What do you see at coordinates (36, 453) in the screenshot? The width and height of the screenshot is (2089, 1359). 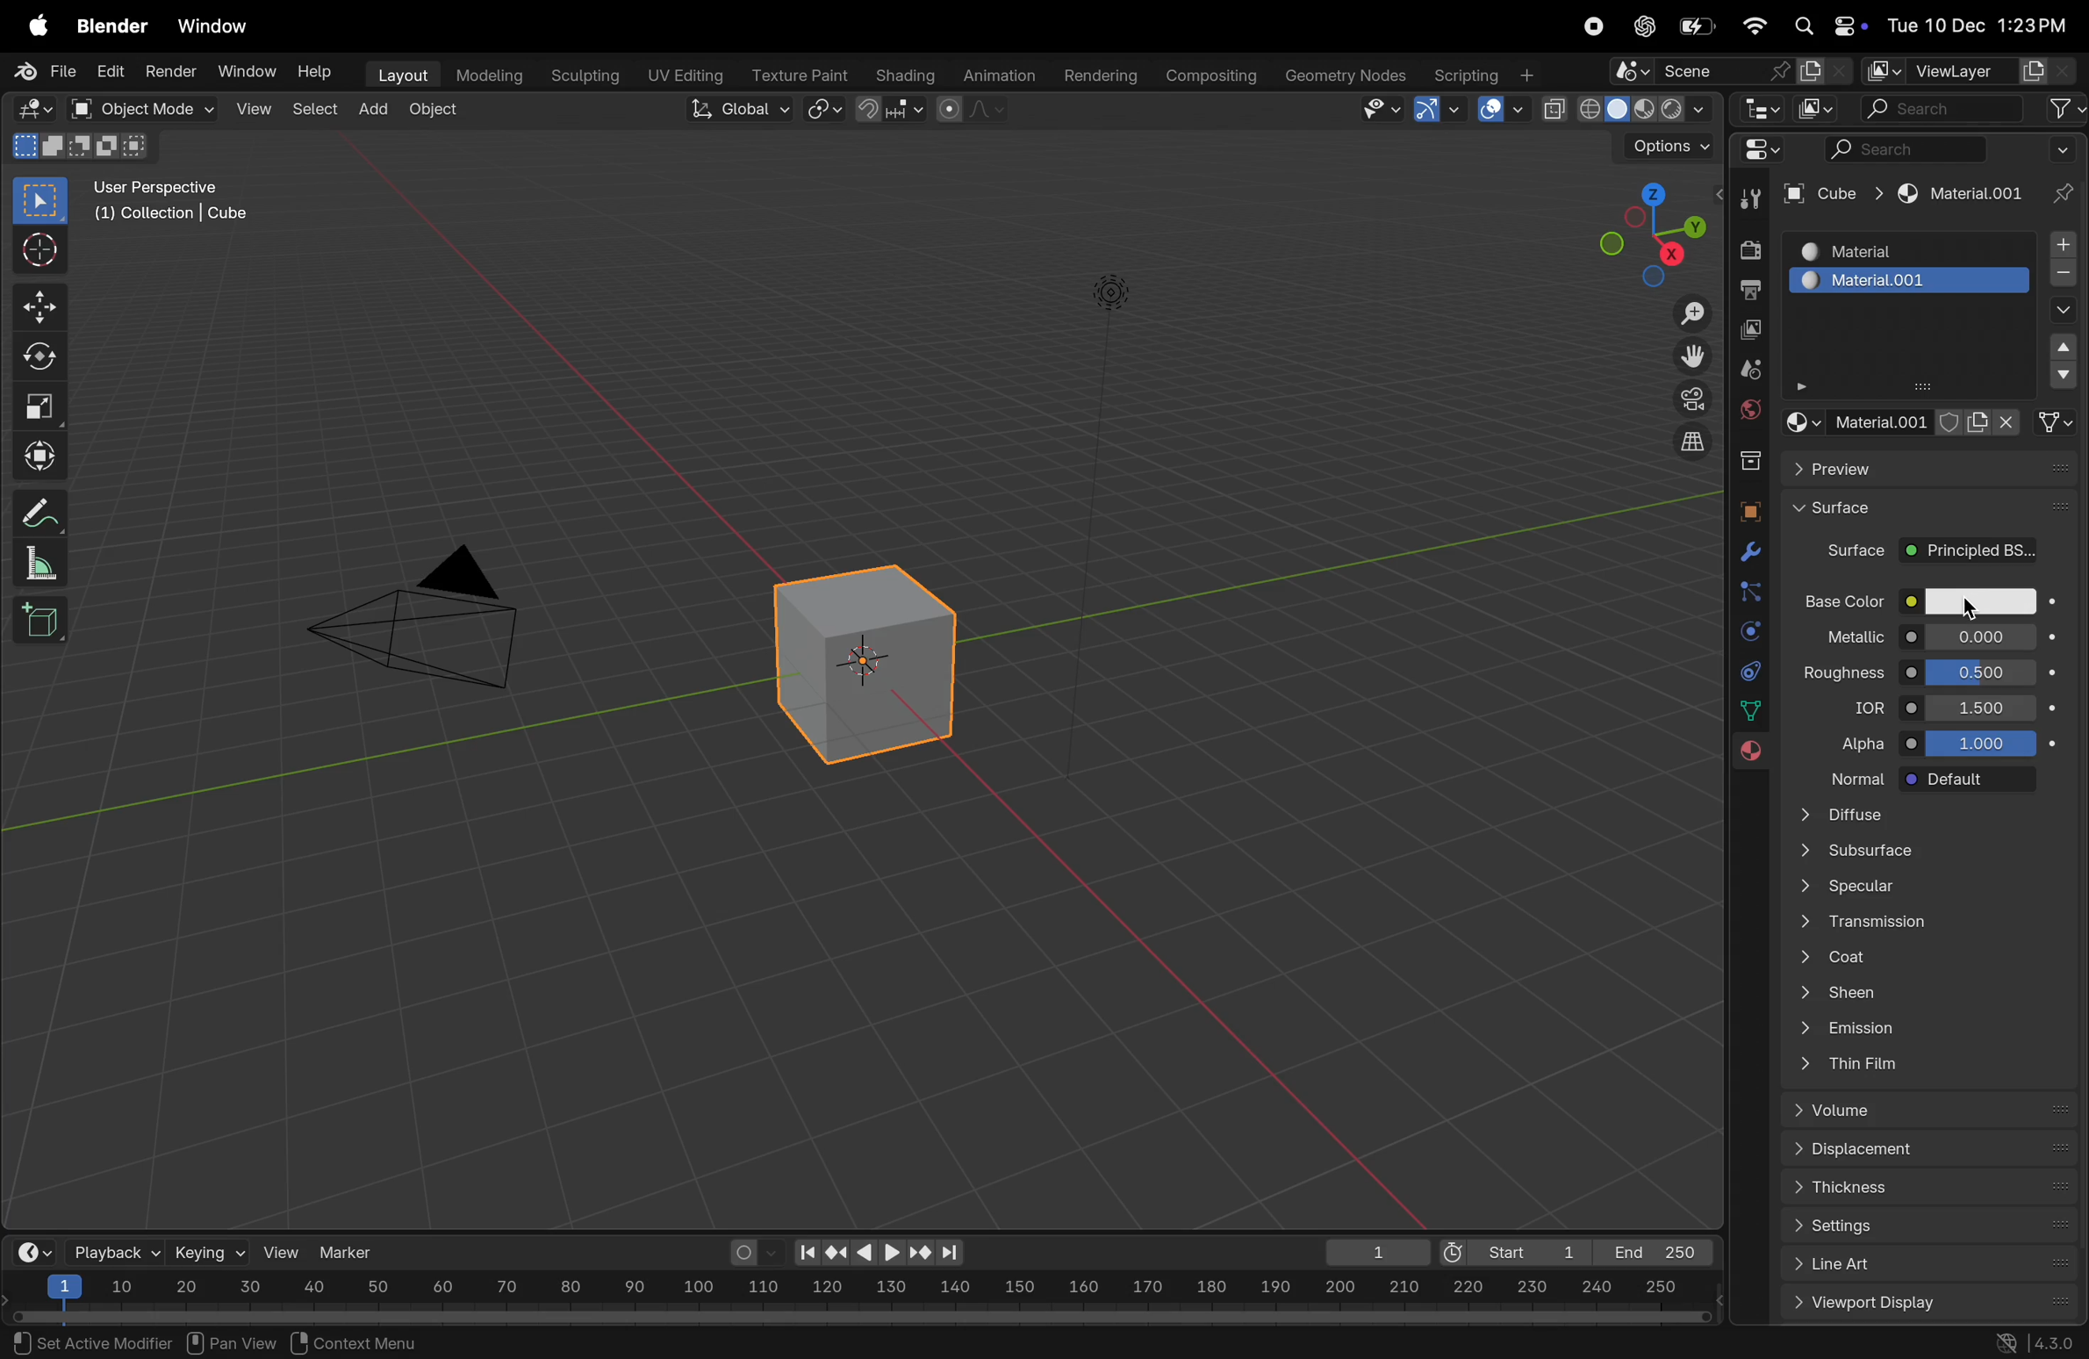 I see `transform` at bounding box center [36, 453].